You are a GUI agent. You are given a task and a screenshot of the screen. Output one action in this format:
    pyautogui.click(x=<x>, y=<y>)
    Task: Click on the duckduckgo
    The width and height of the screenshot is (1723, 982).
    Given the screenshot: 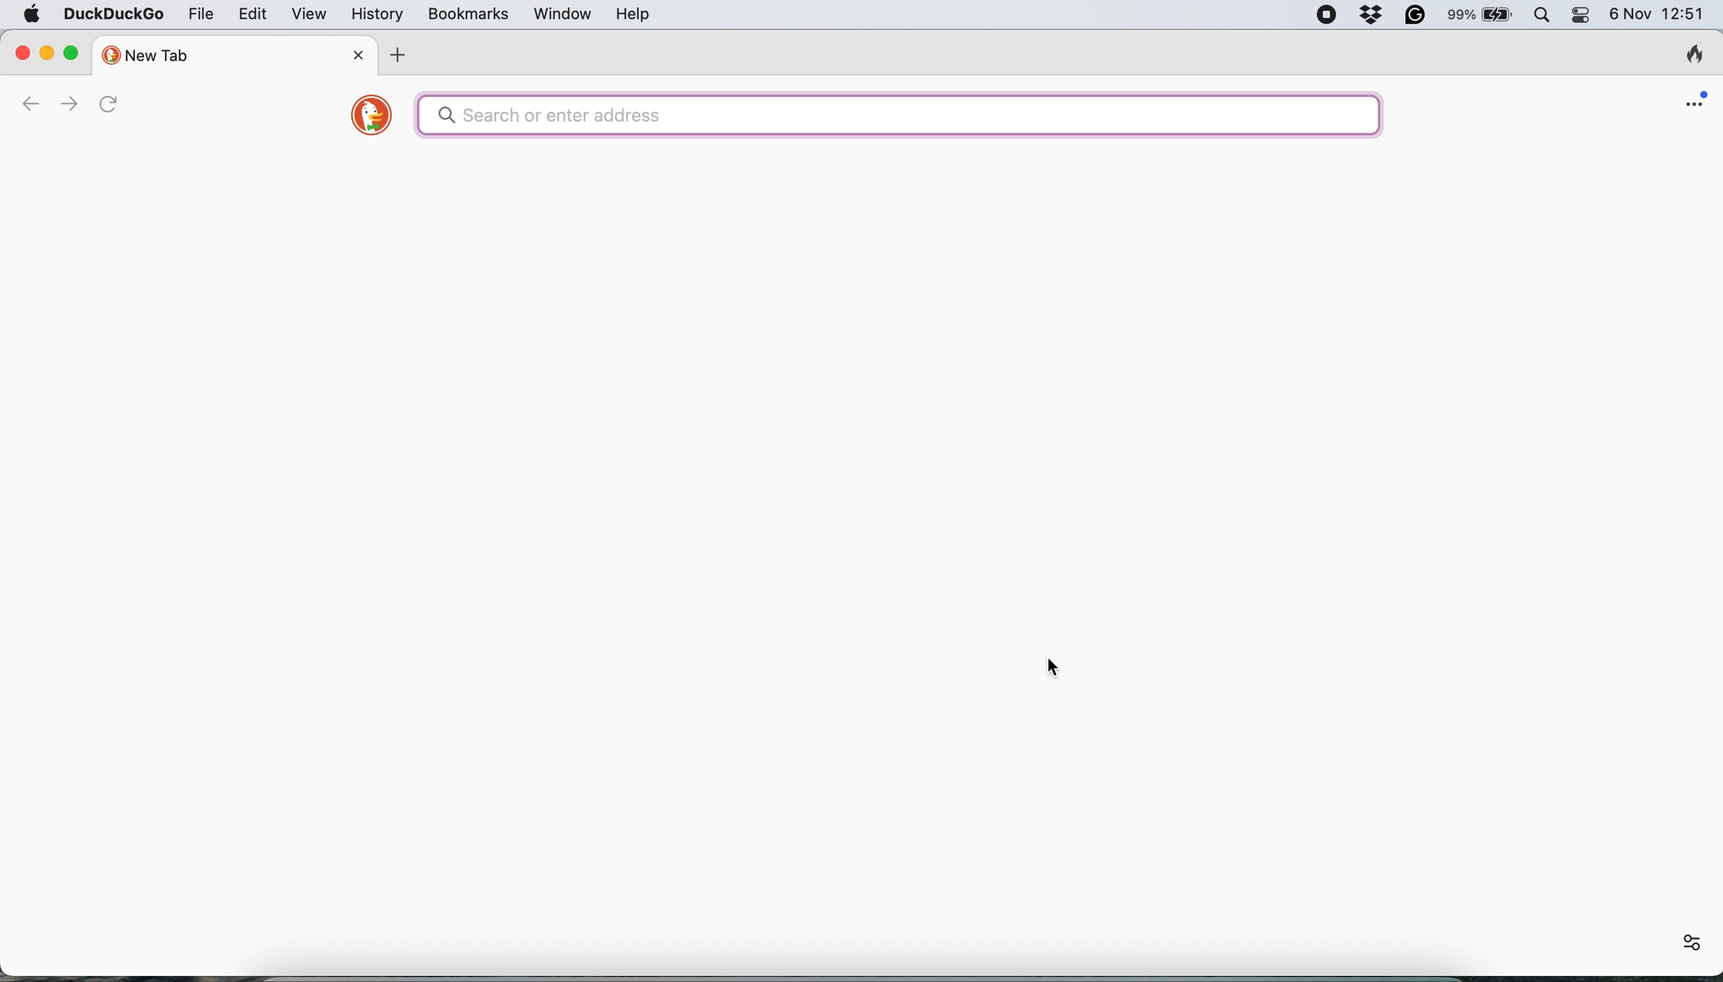 What is the action you would take?
    pyautogui.click(x=113, y=16)
    